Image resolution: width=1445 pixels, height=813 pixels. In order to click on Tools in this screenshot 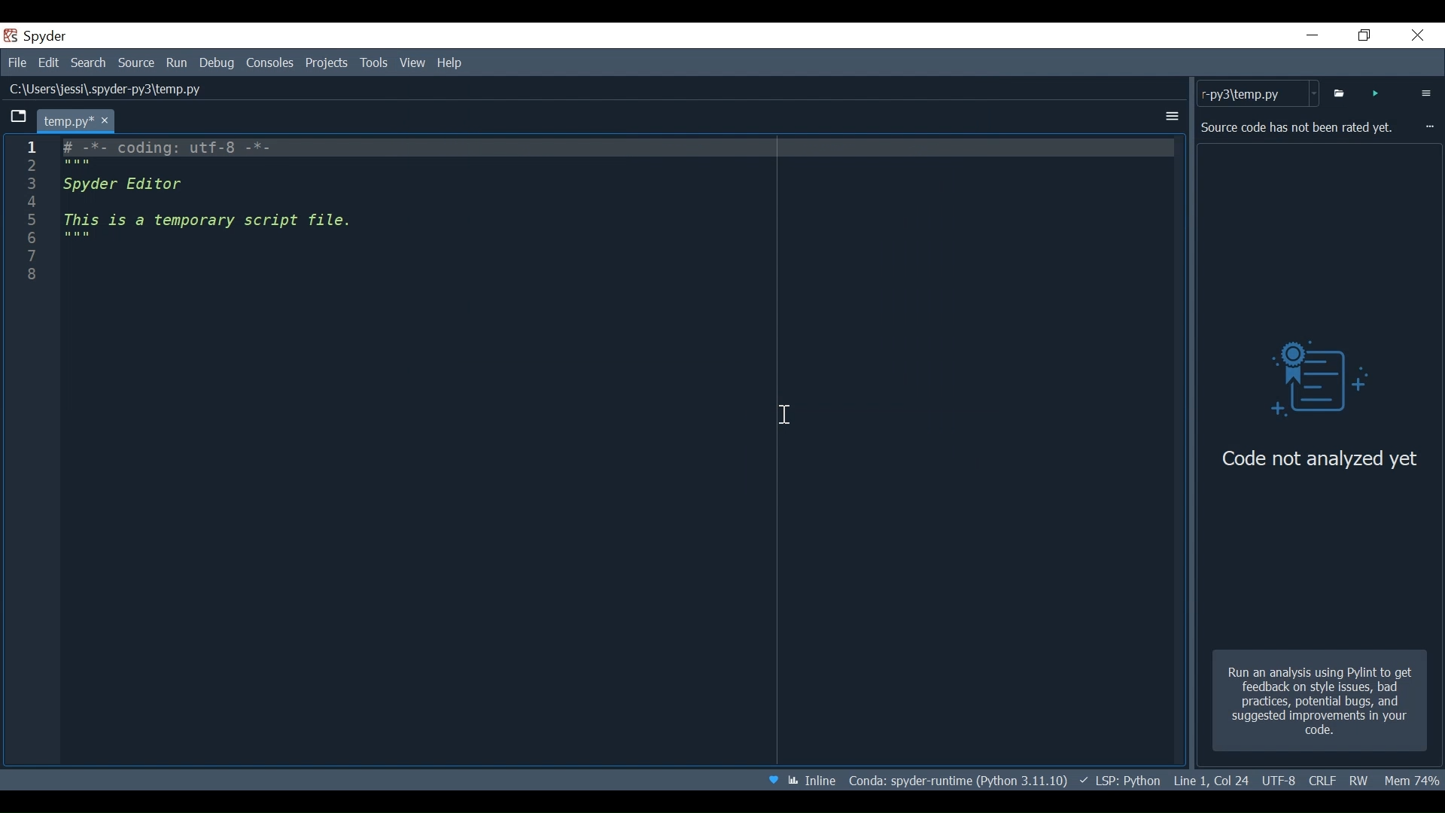, I will do `click(374, 64)`.